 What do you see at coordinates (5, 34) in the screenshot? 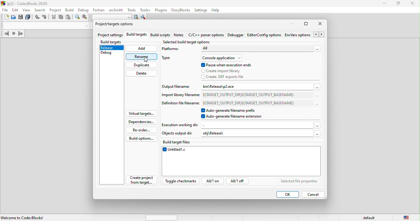
I see `jump back` at bounding box center [5, 34].